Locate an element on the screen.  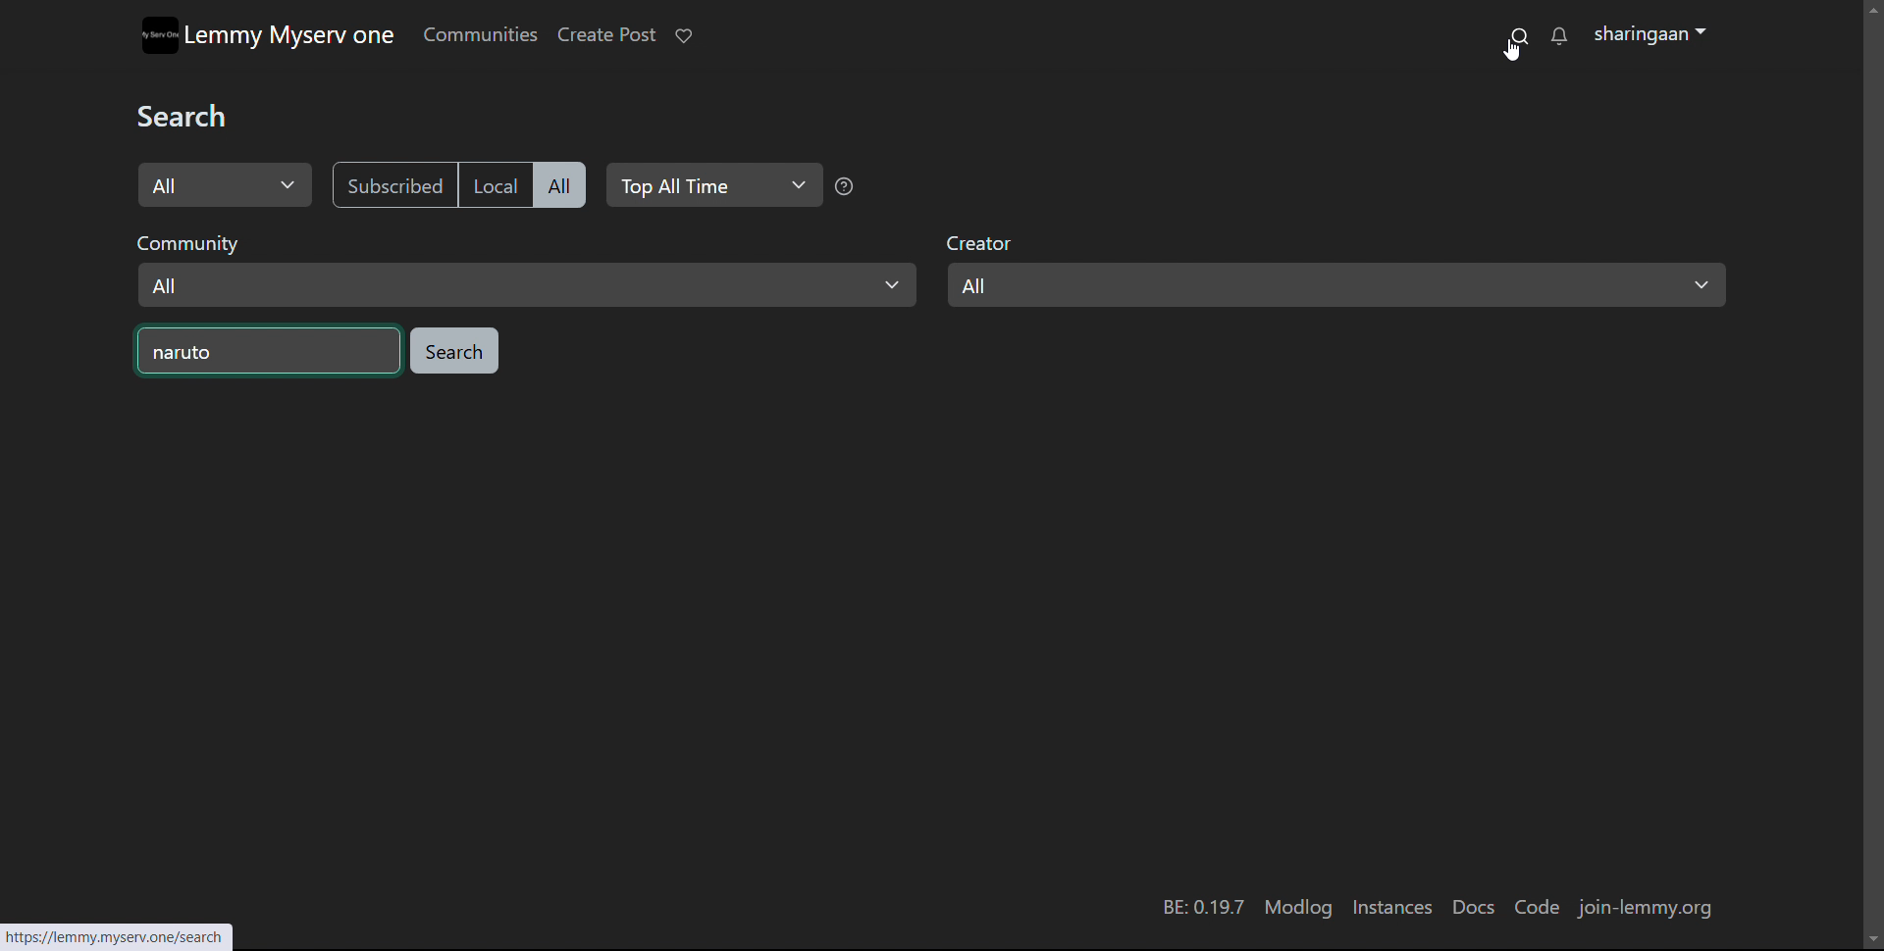
local is located at coordinates (493, 183).